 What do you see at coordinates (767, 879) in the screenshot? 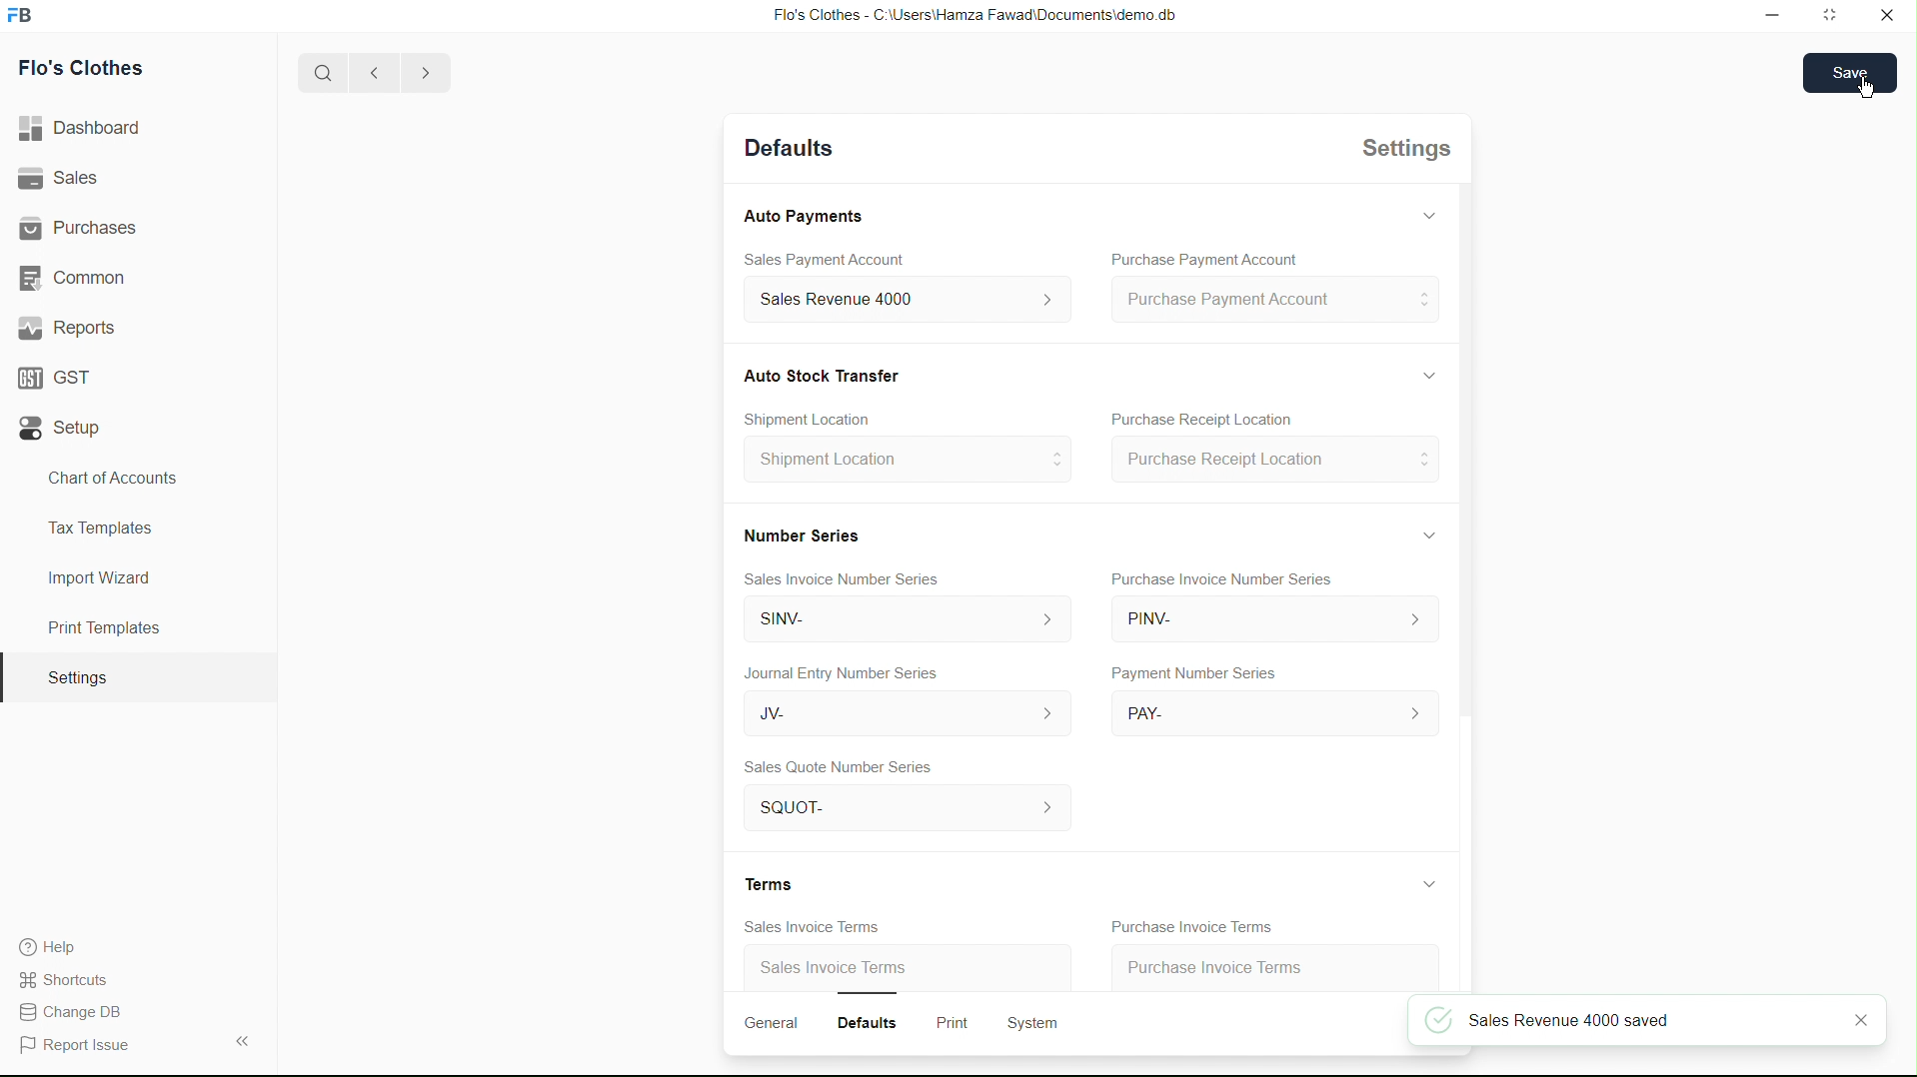
I see `Terms` at bounding box center [767, 879].